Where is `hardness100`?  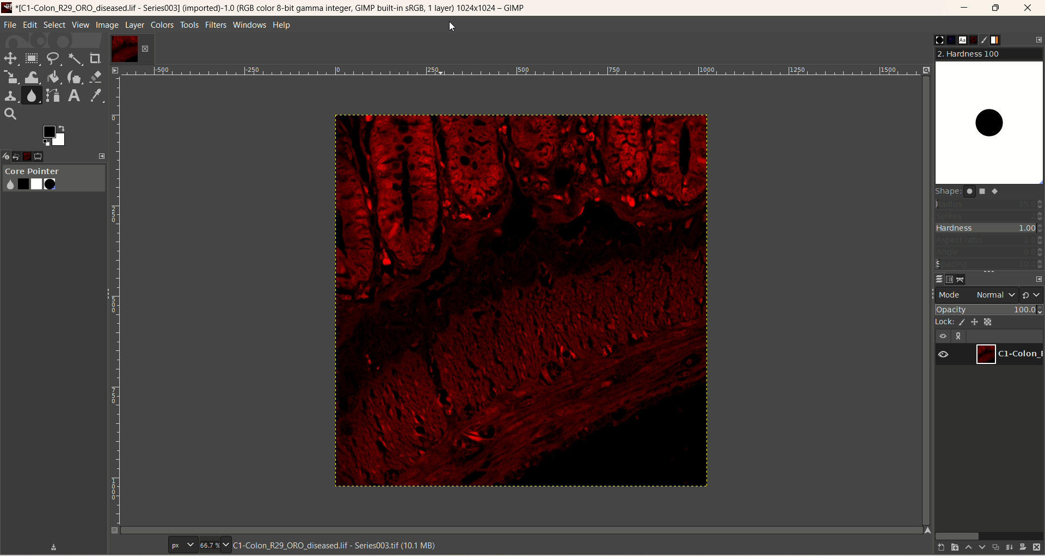
hardness100 is located at coordinates (989, 116).